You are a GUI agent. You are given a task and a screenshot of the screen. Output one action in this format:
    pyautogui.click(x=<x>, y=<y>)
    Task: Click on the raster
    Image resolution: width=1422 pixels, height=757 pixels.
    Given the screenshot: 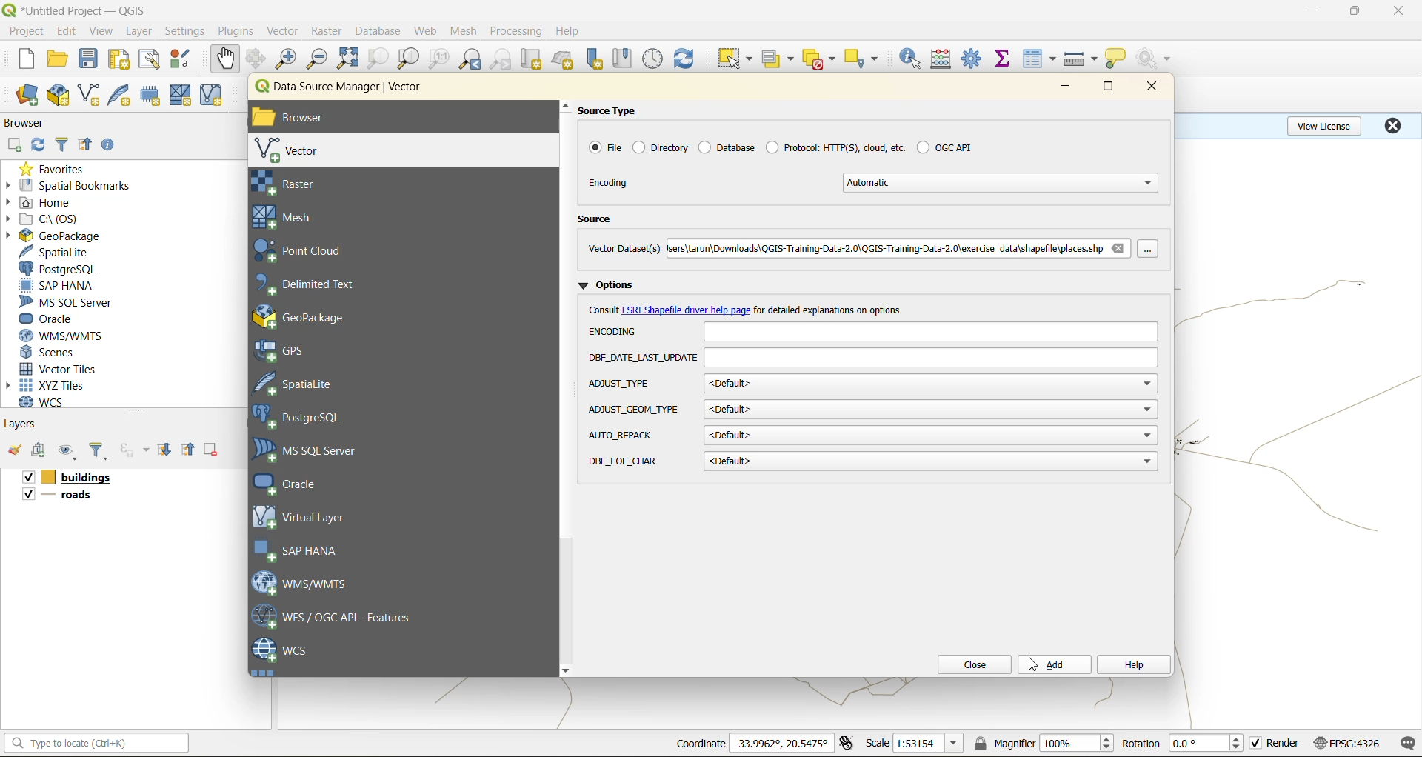 What is the action you would take?
    pyautogui.click(x=310, y=184)
    